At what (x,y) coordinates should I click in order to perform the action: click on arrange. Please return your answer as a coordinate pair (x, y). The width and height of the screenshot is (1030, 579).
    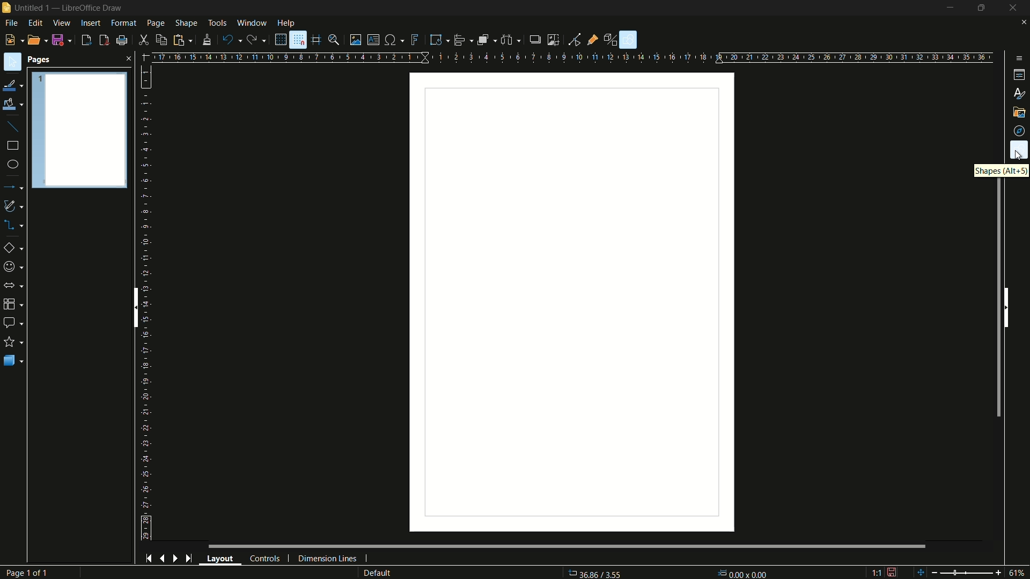
    Looking at the image, I should click on (487, 41).